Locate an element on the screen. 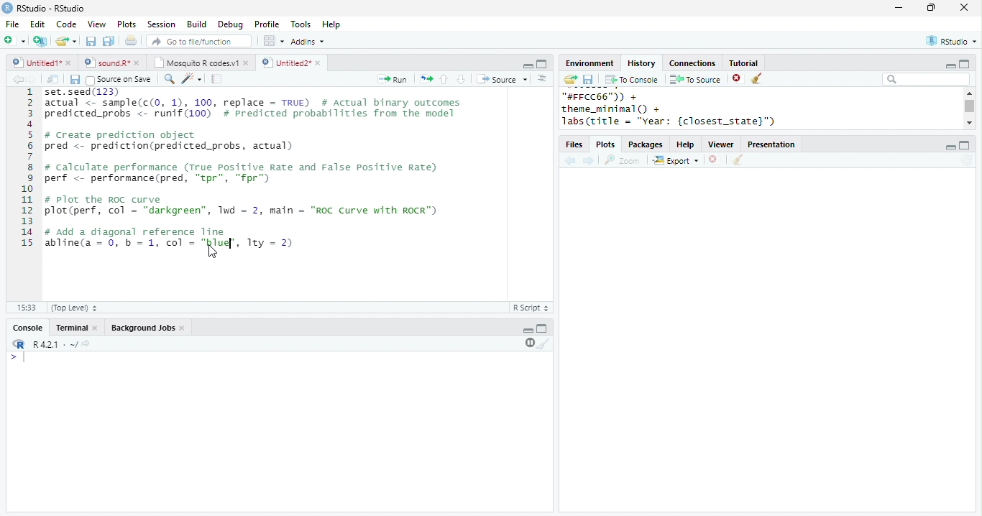 The width and height of the screenshot is (982, 516). close file is located at coordinates (715, 160).